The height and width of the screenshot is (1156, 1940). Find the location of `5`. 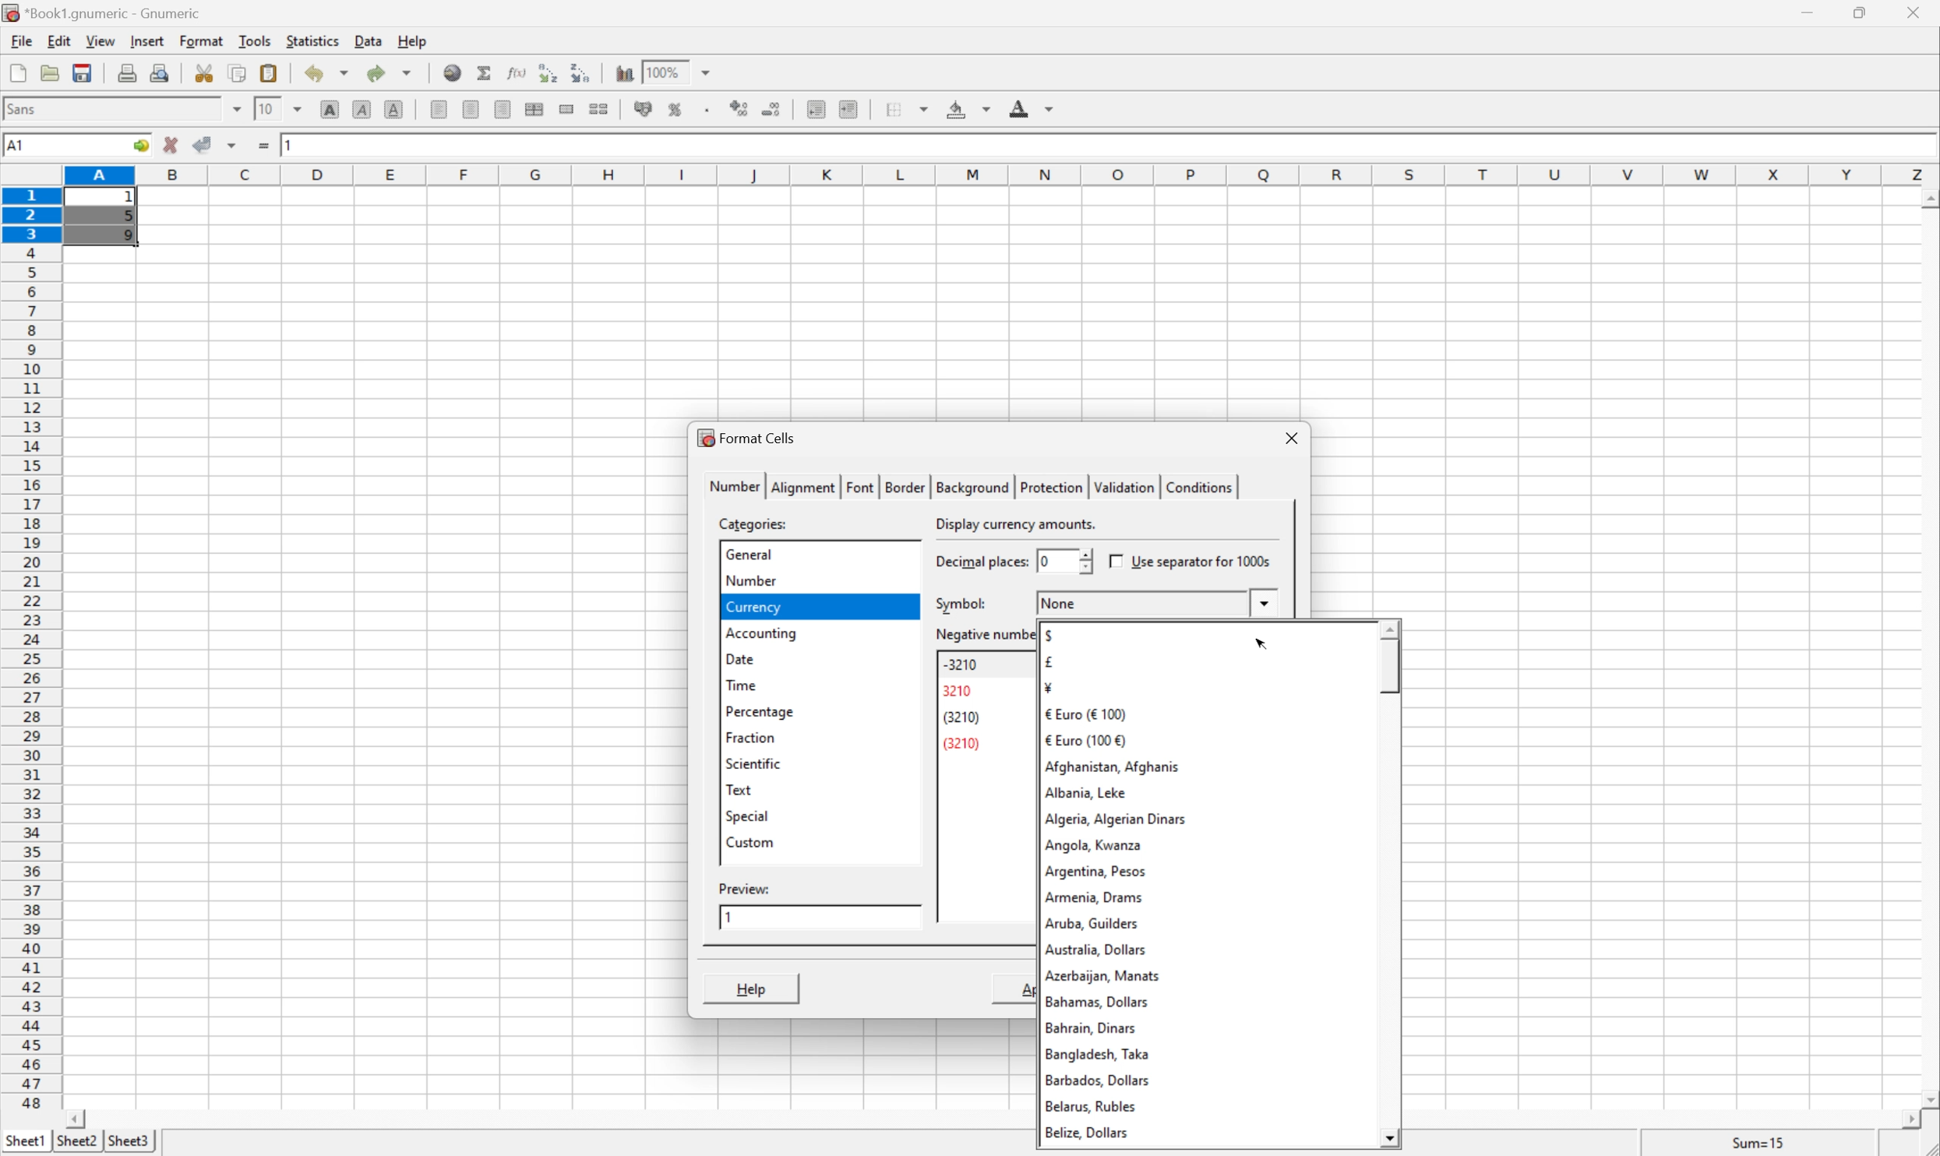

5 is located at coordinates (128, 218).